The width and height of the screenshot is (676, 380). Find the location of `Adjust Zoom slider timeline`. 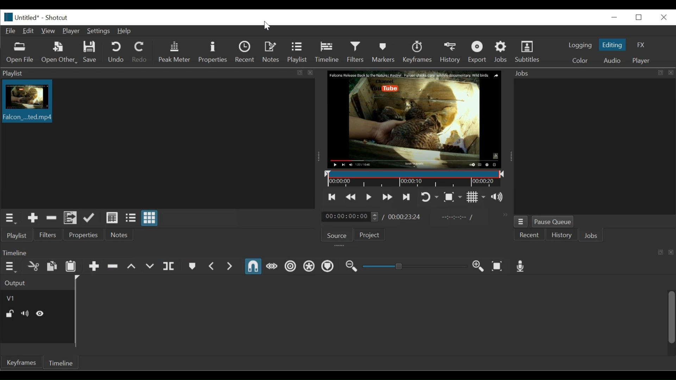

Adjust Zoom slider timeline is located at coordinates (415, 266).